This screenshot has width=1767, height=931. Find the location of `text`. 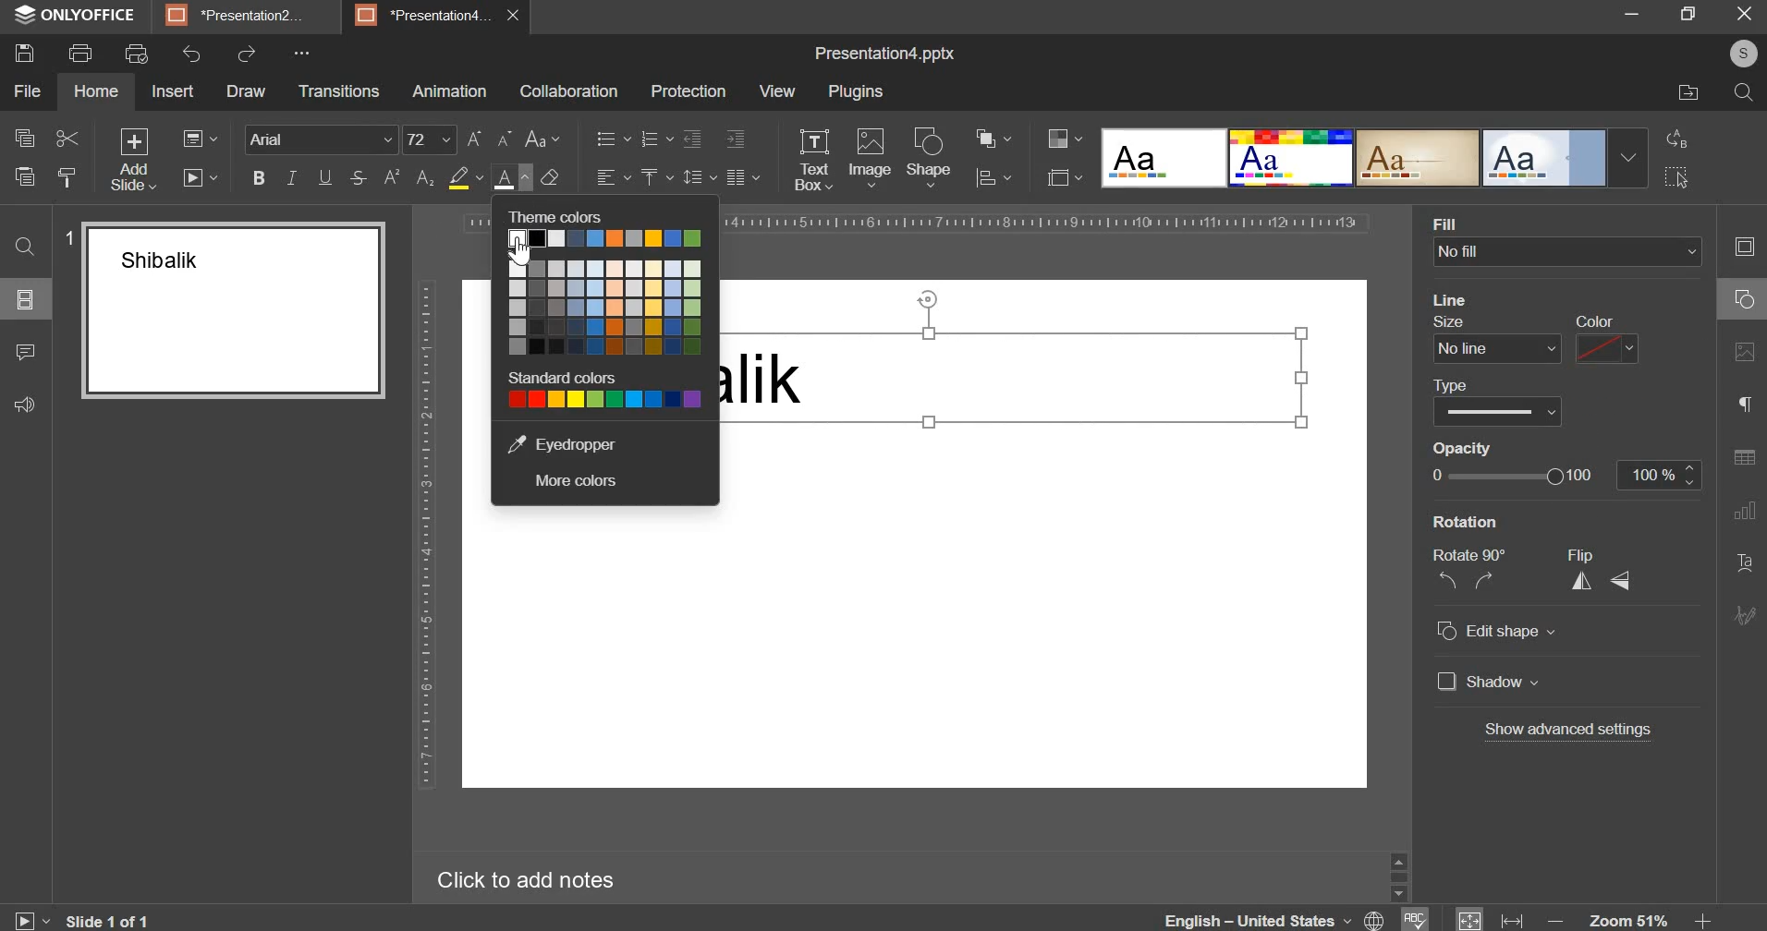

text is located at coordinates (1745, 564).